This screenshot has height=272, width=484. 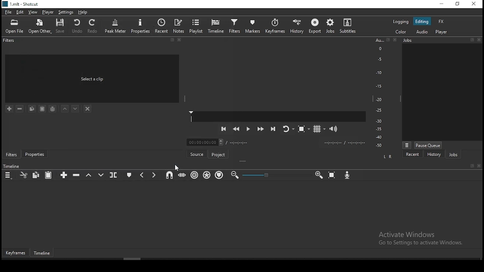 I want to click on comments, so click(x=93, y=78).